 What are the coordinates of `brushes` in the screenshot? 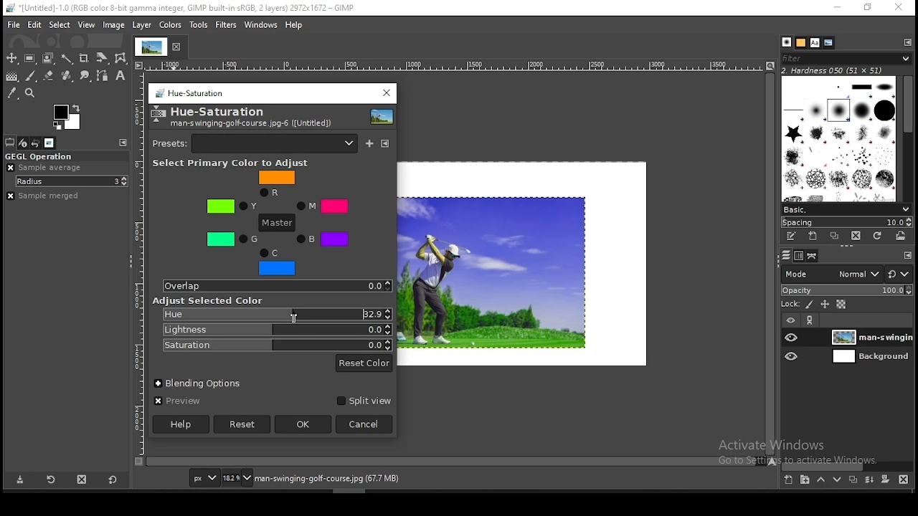 It's located at (785, 42).